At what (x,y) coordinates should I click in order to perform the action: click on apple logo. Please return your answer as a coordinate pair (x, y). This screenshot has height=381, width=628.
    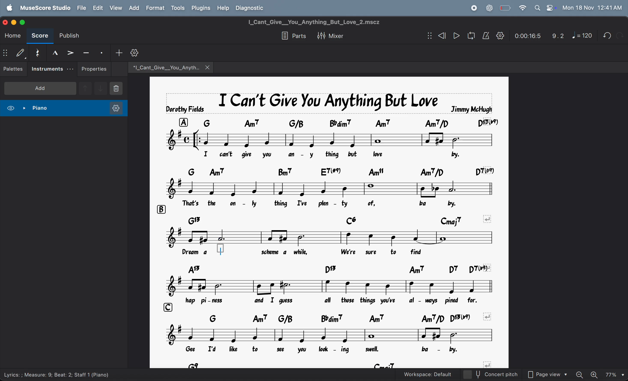
    Looking at the image, I should click on (8, 8).